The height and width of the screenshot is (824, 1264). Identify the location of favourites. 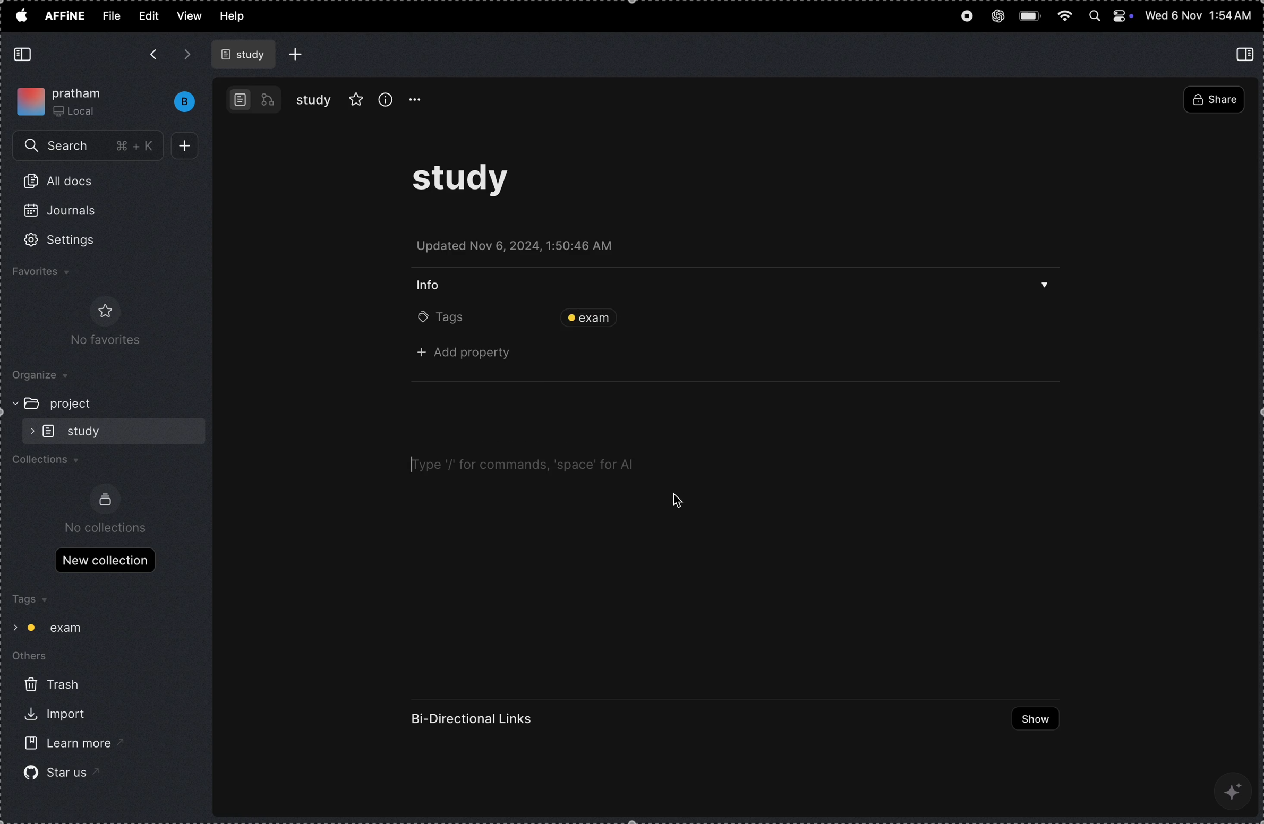
(56, 273).